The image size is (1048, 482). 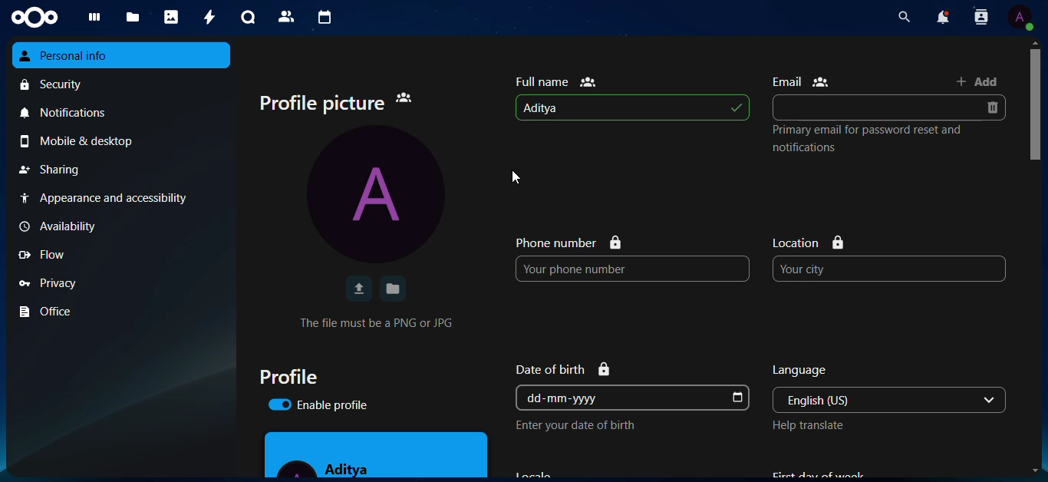 I want to click on cursor, so click(x=516, y=177).